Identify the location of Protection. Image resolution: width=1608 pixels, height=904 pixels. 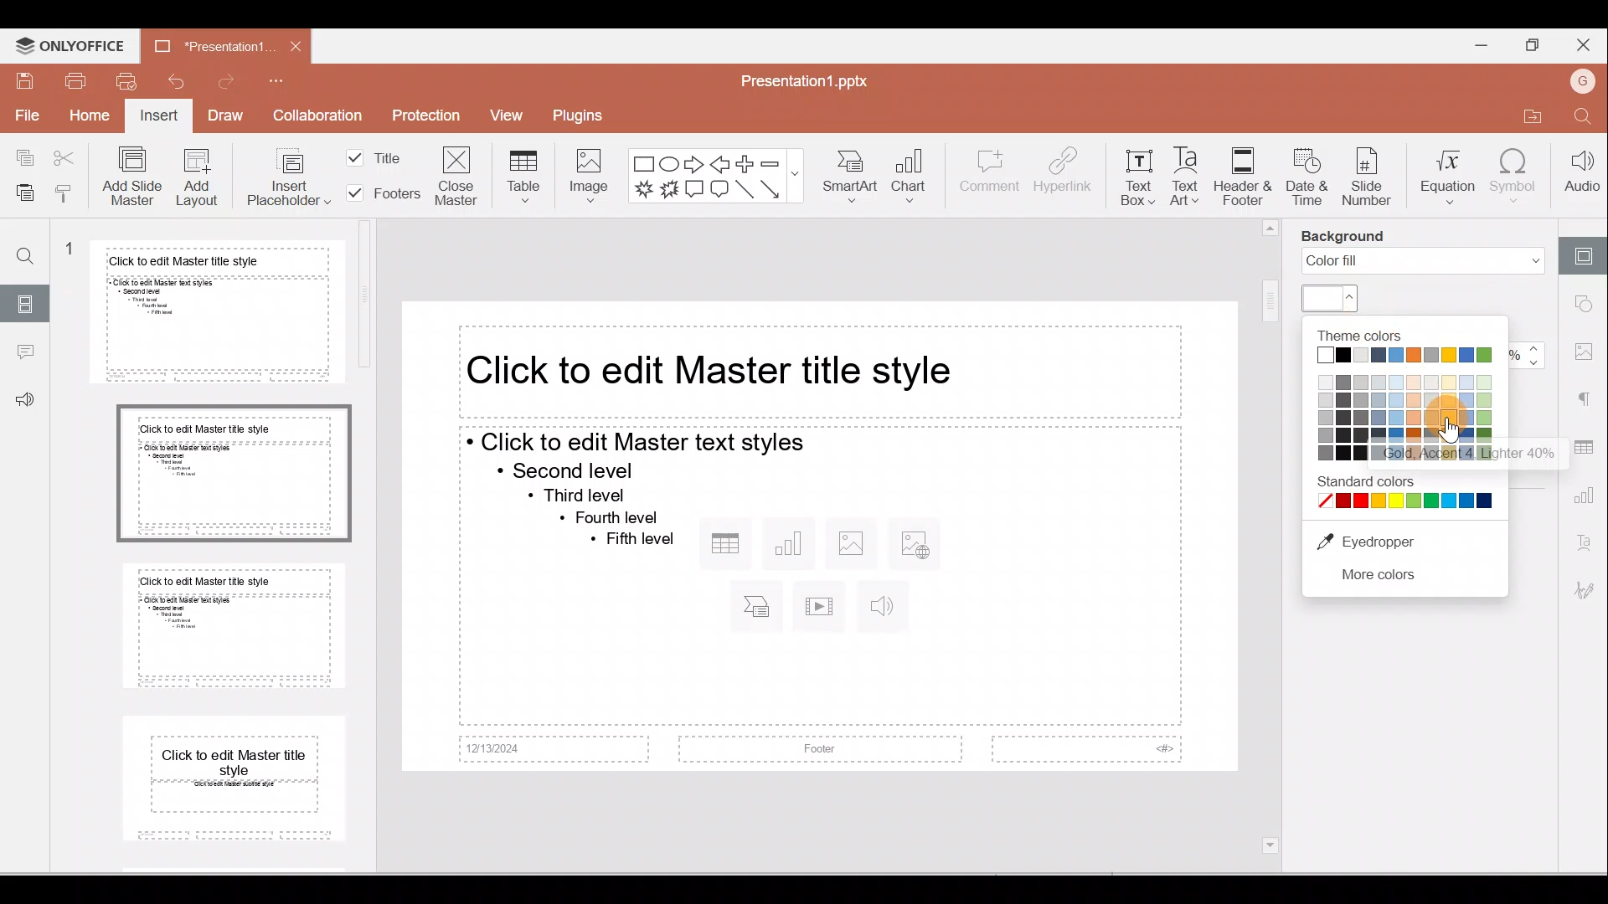
(427, 117).